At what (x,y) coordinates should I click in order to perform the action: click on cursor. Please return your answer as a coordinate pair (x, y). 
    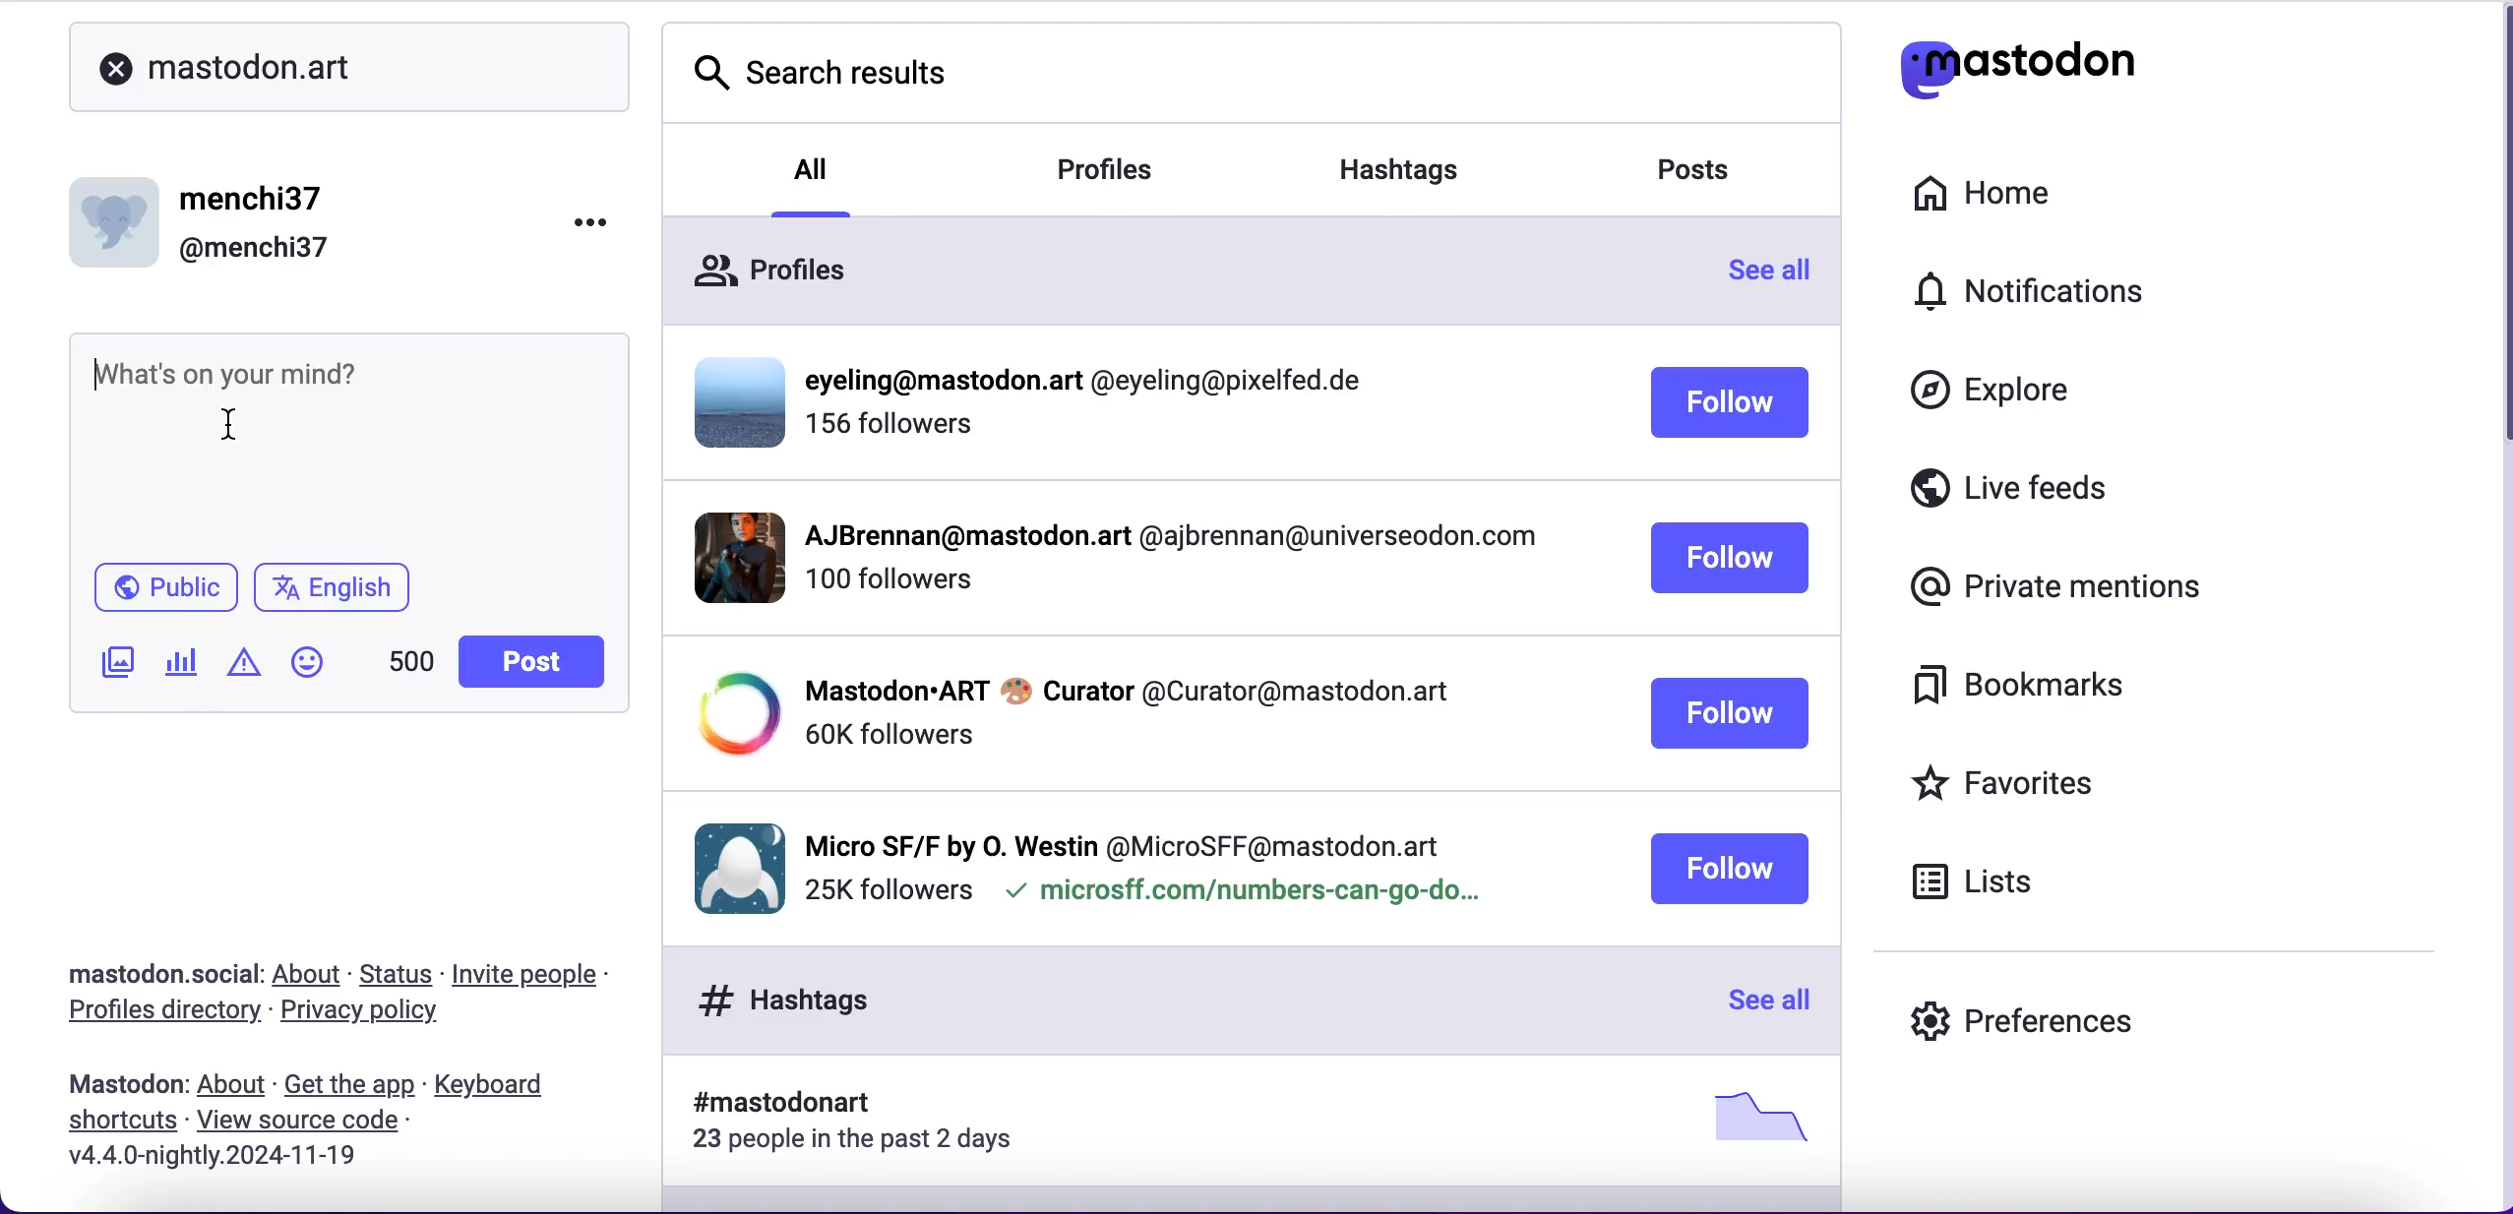
    Looking at the image, I should click on (245, 422).